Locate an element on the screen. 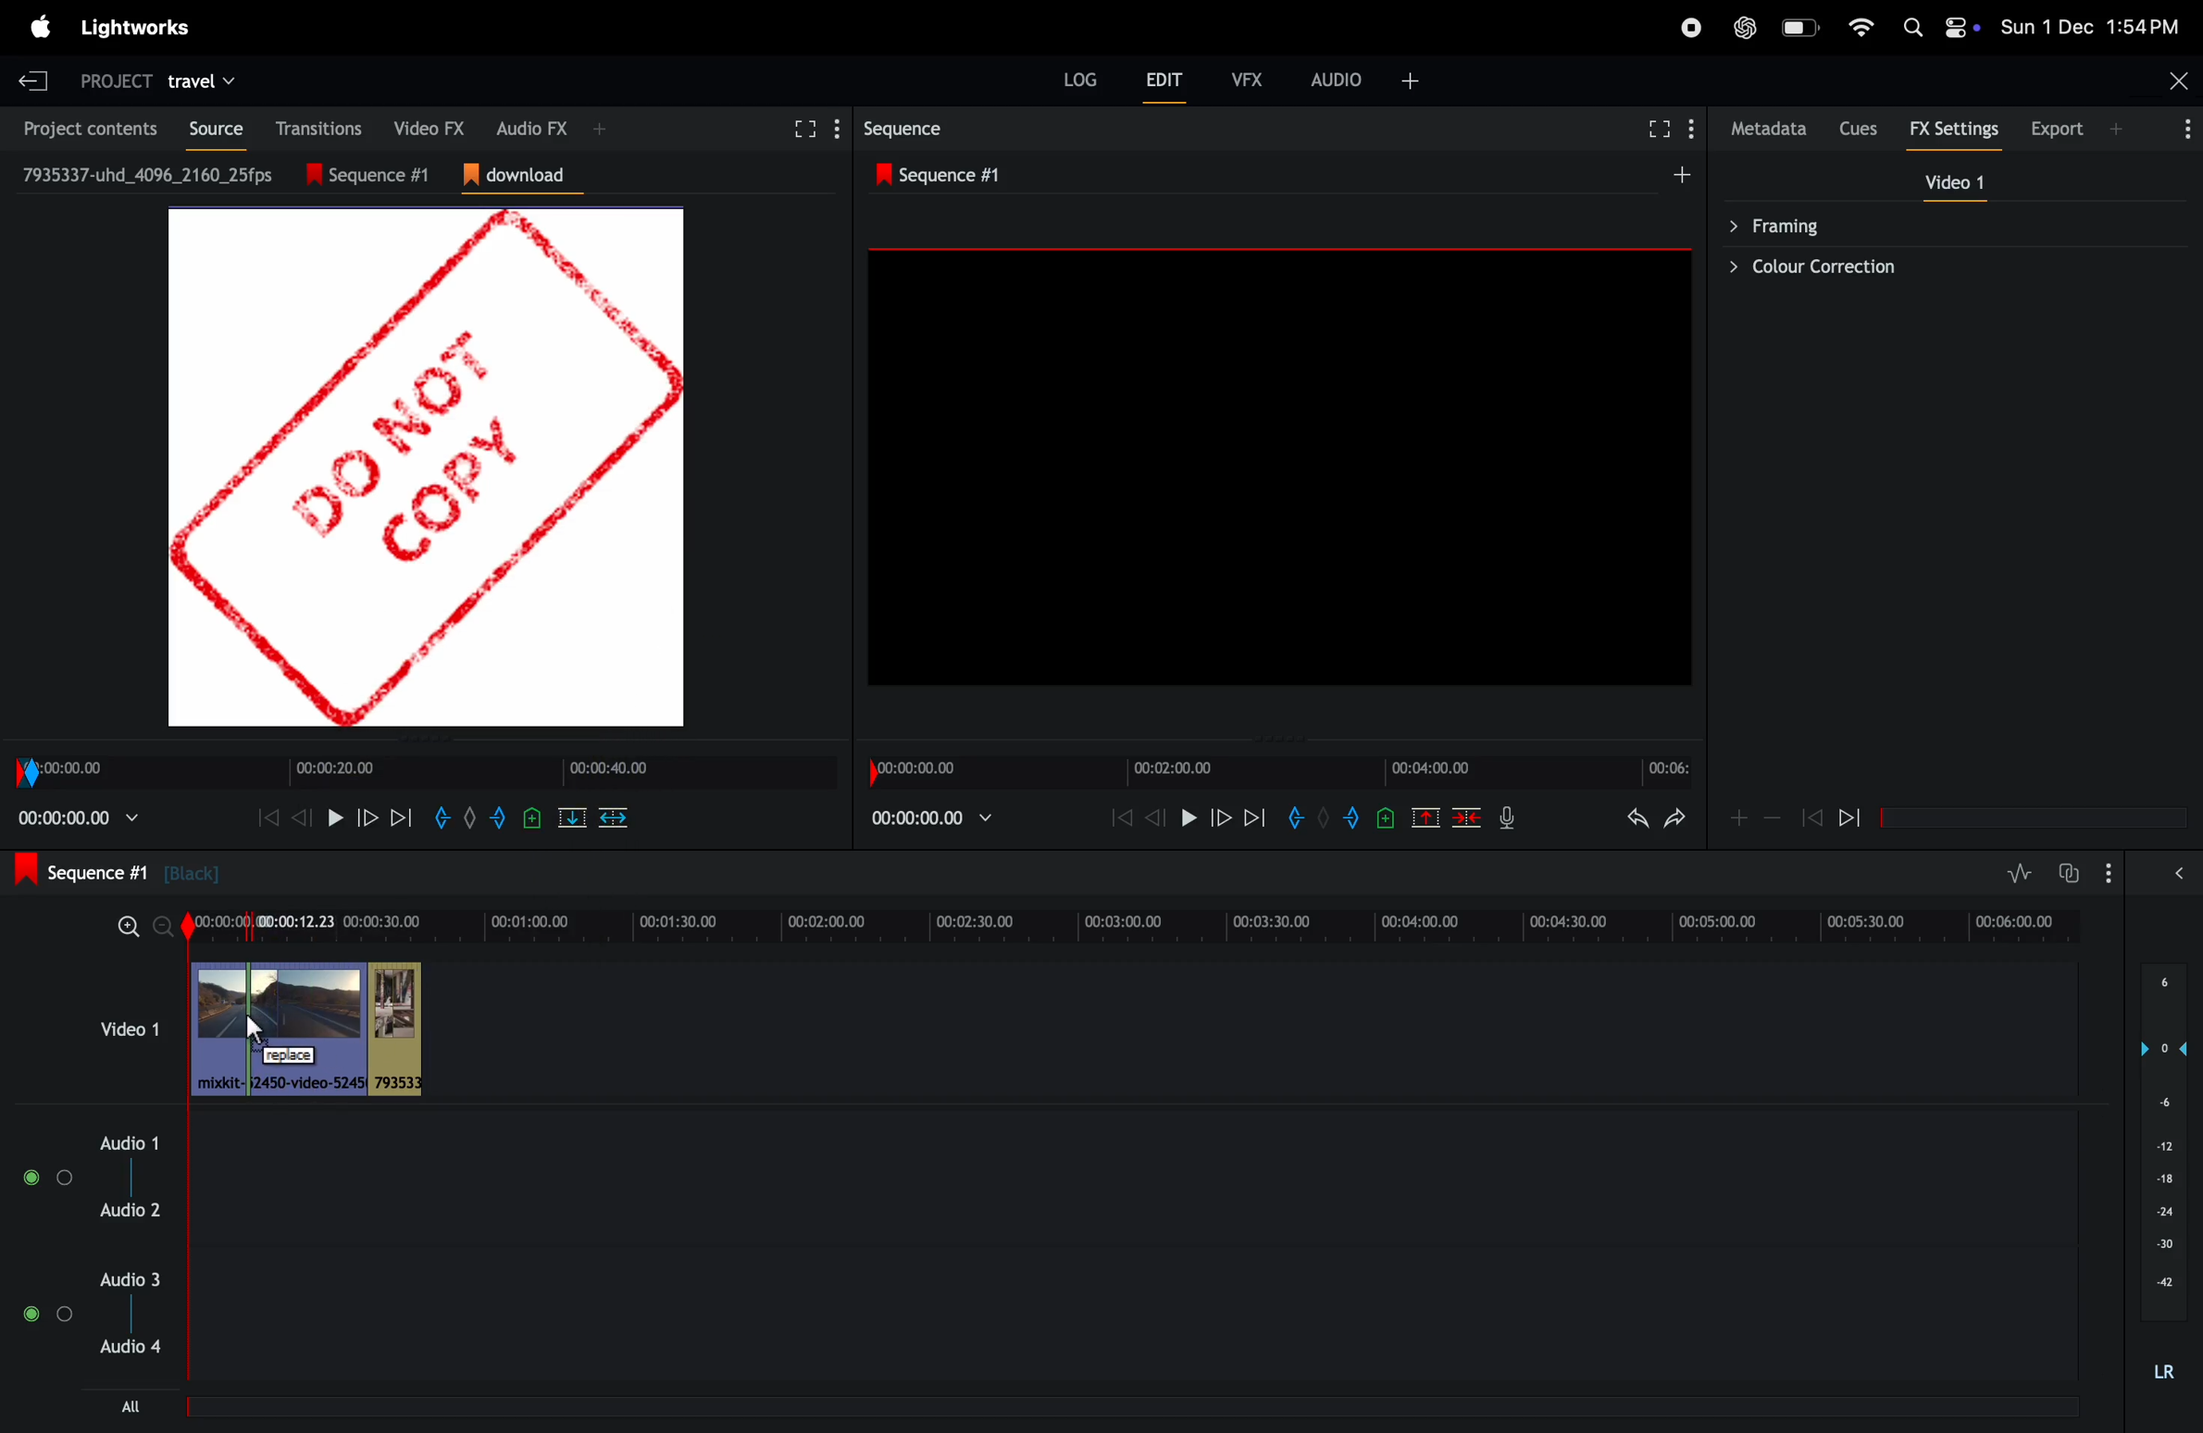  Watermark is located at coordinates (426, 467).